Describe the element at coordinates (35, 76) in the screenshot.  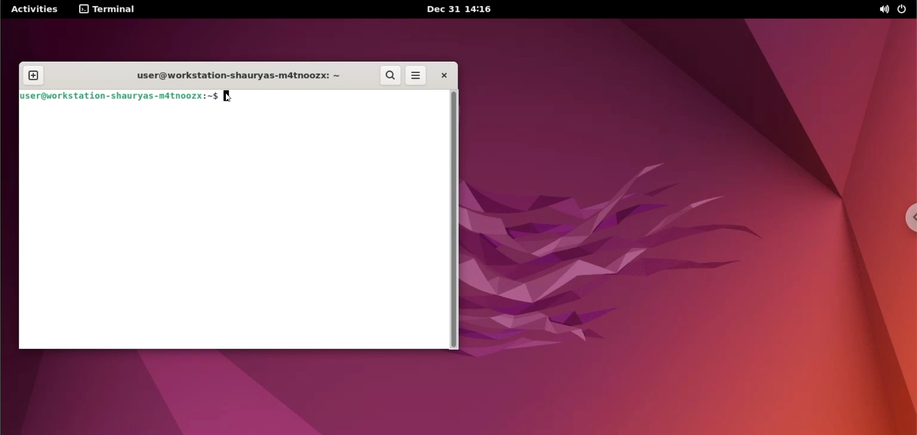
I see `new tab` at that location.